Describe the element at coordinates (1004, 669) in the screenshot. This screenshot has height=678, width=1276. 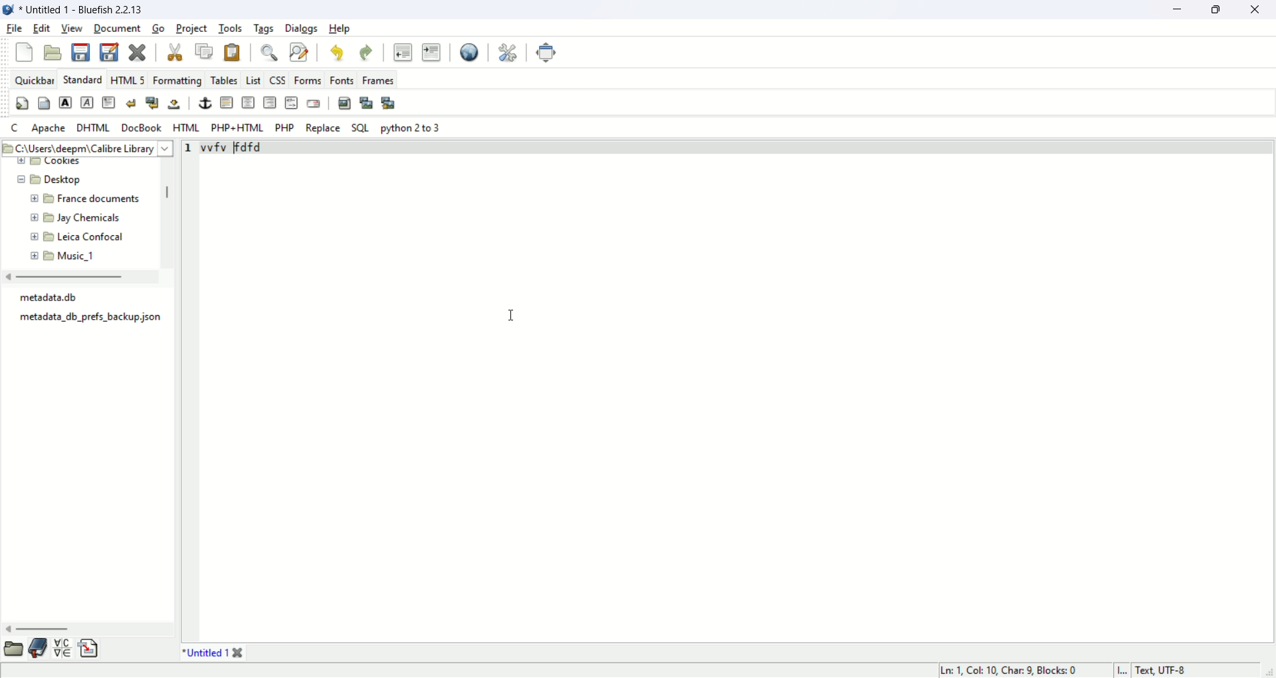
I see `Ln: 1, Col 6, Char: 5, Blocks: 0` at that location.